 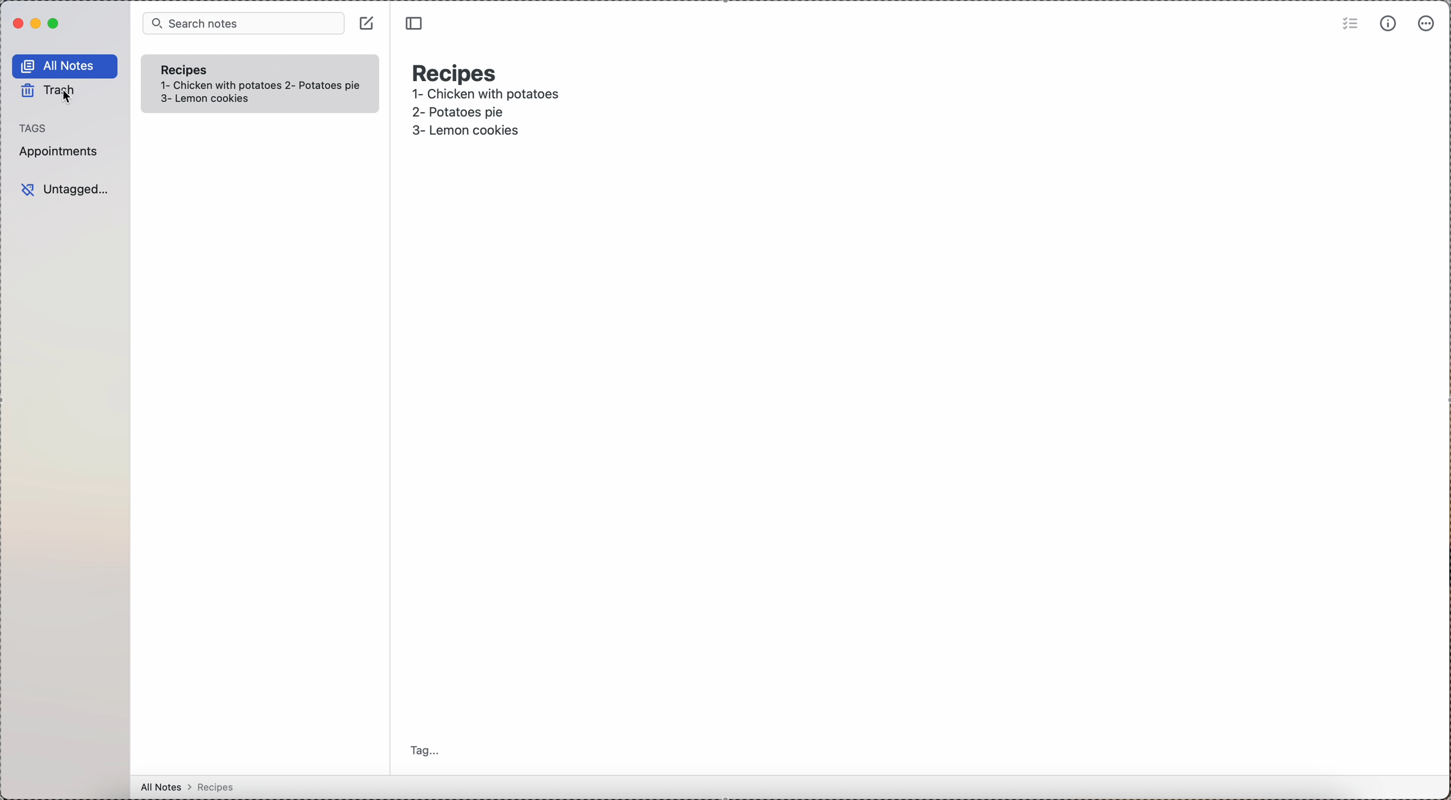 I want to click on appointments, so click(x=63, y=152).